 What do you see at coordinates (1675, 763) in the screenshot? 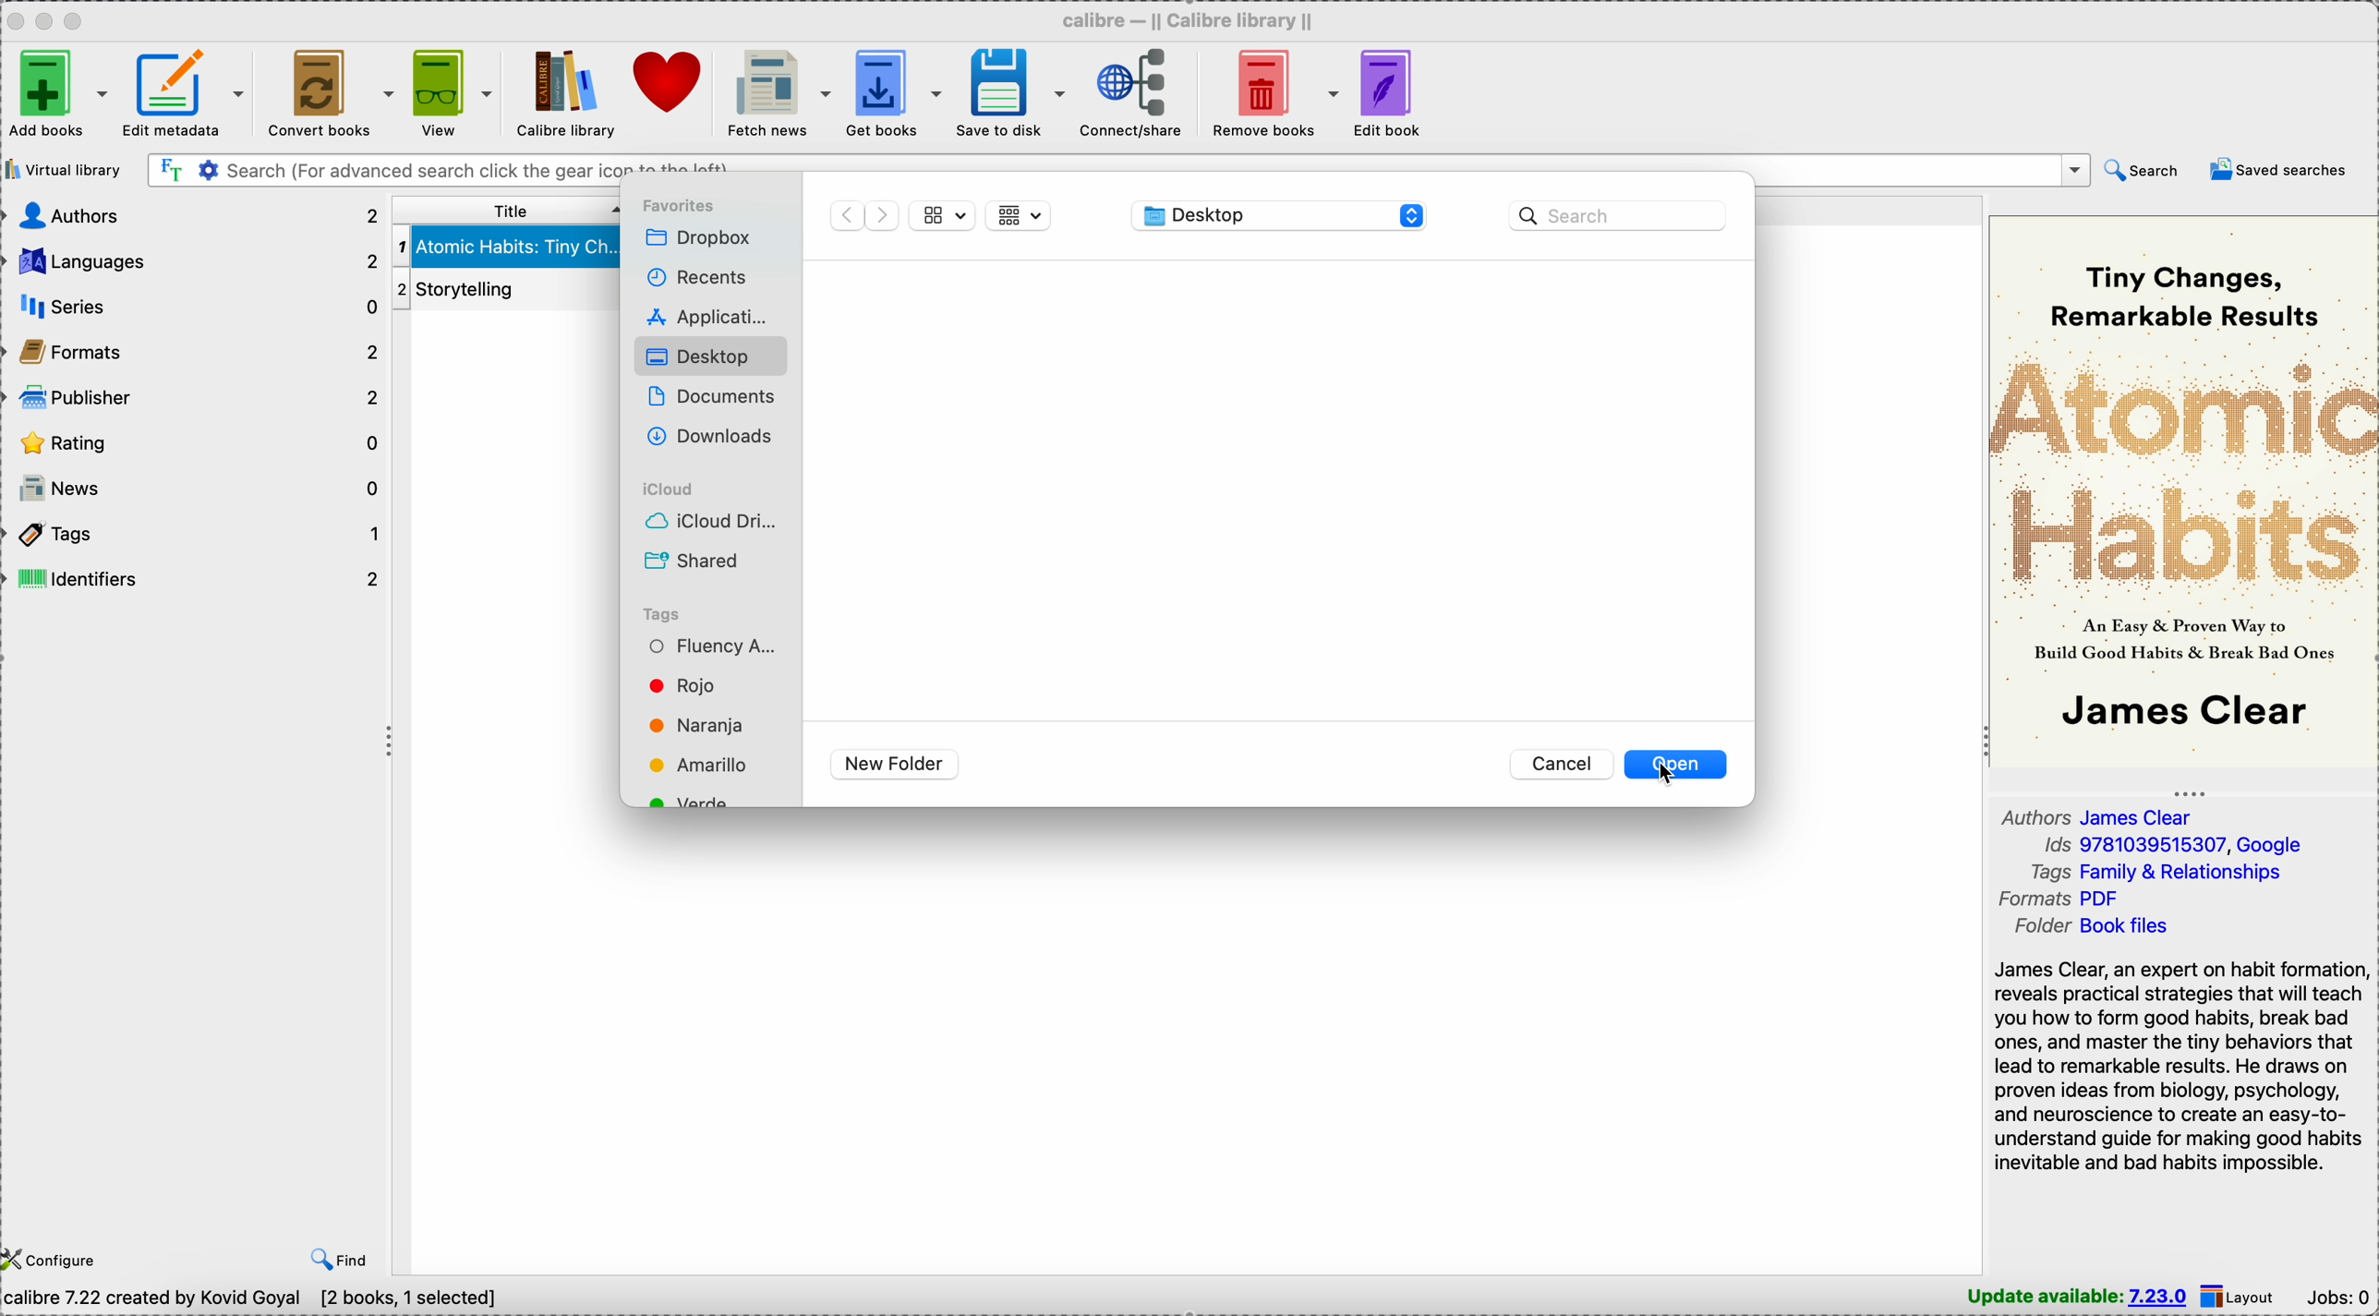
I see `open` at bounding box center [1675, 763].